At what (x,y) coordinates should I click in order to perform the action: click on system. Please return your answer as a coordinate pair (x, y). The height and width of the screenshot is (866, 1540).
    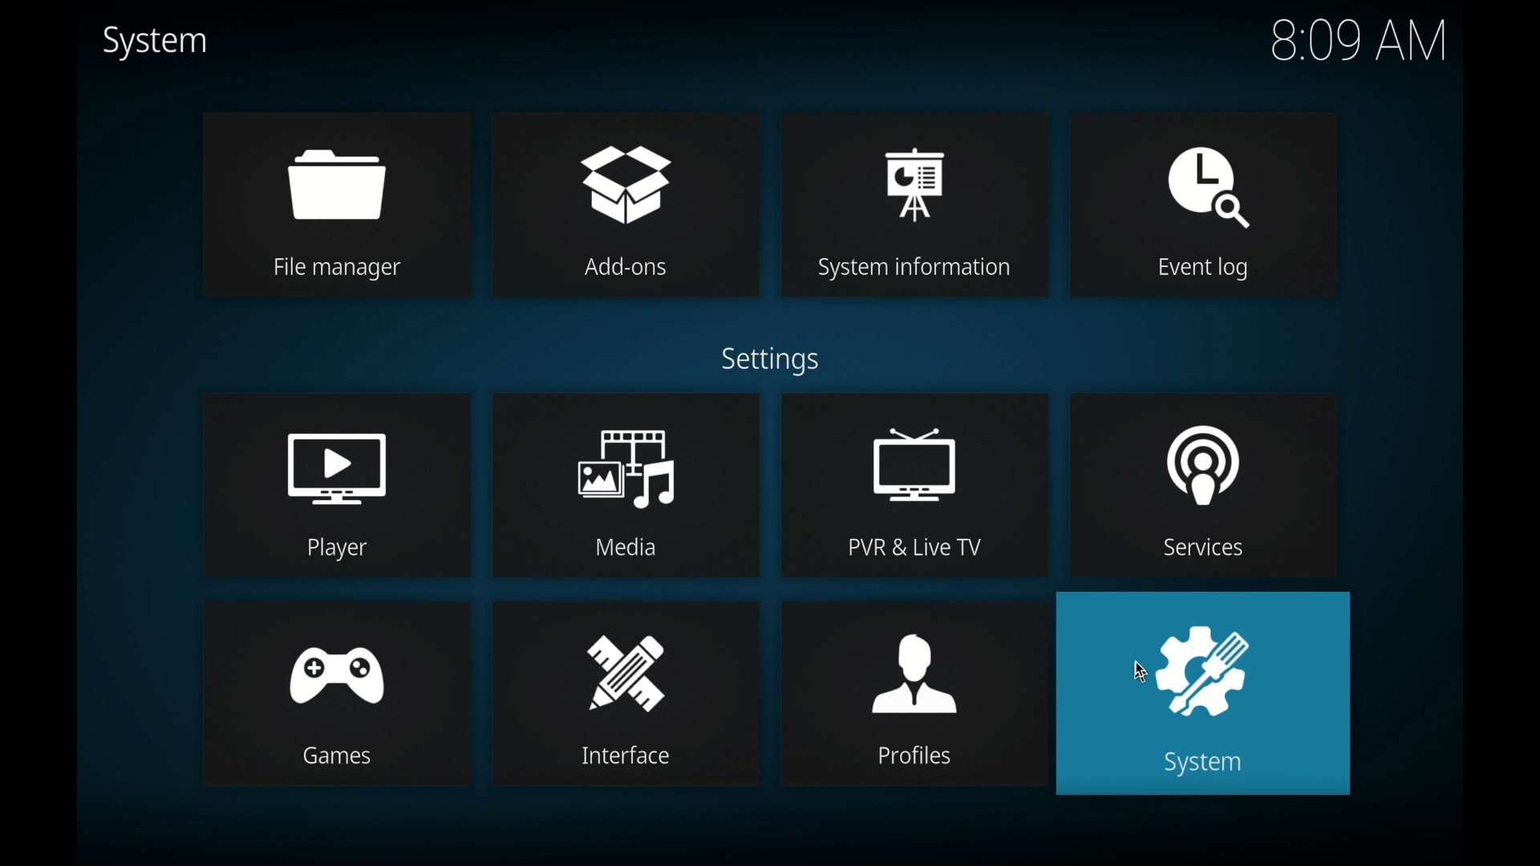
    Looking at the image, I should click on (155, 42).